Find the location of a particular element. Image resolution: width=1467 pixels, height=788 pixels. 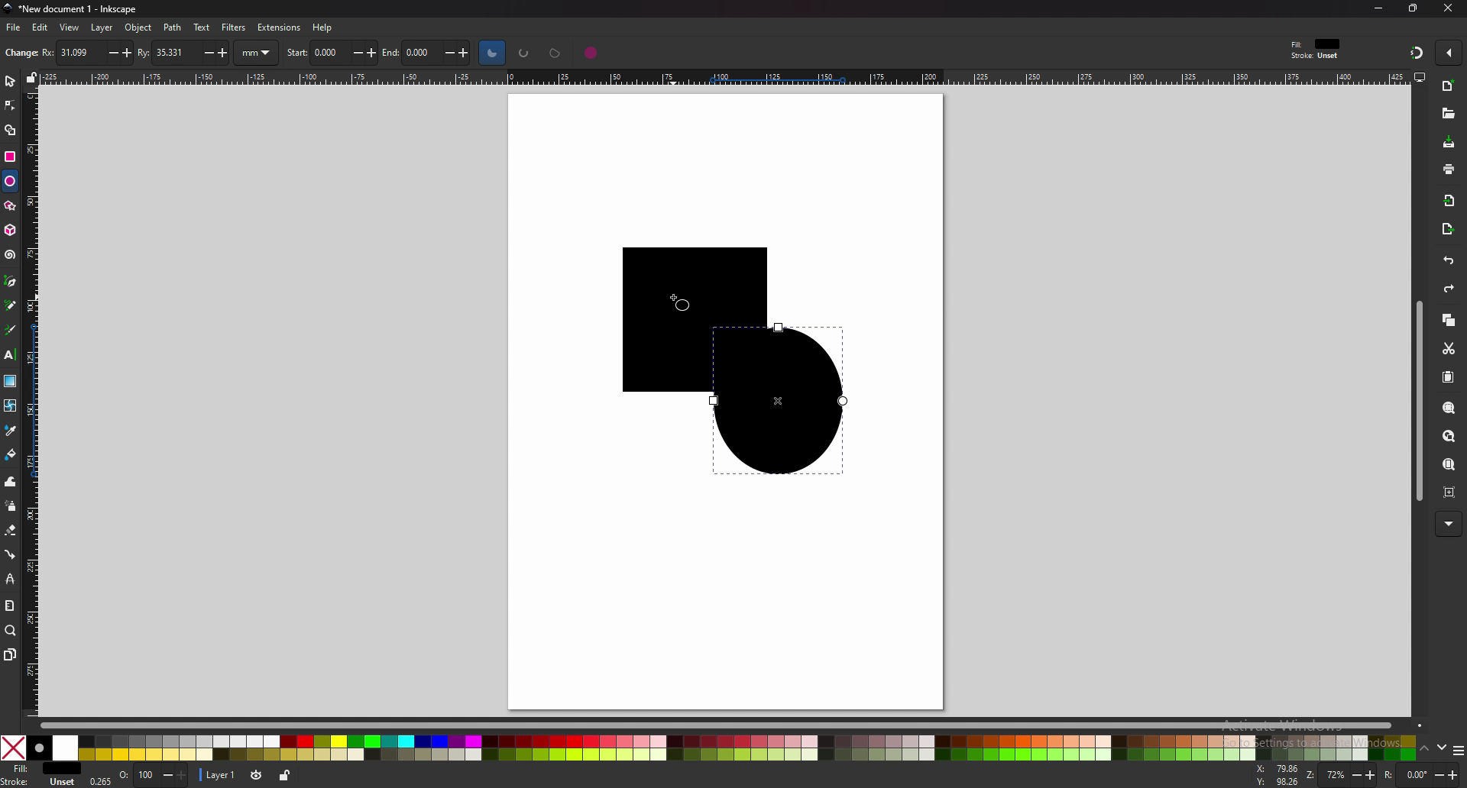

undo is located at coordinates (1447, 261).